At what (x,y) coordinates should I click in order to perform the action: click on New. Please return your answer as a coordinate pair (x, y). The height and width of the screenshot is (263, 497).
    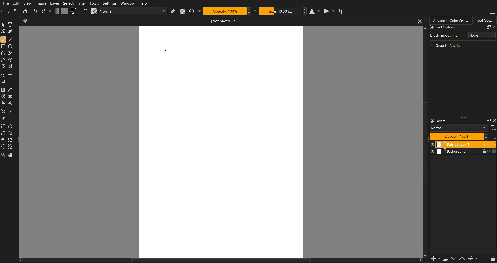
    Looking at the image, I should click on (8, 11).